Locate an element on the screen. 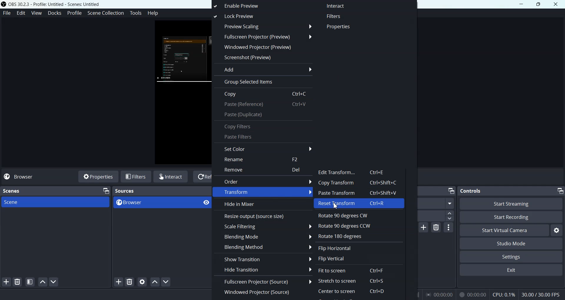 The height and width of the screenshot is (300, 565). Browser is located at coordinates (23, 176).